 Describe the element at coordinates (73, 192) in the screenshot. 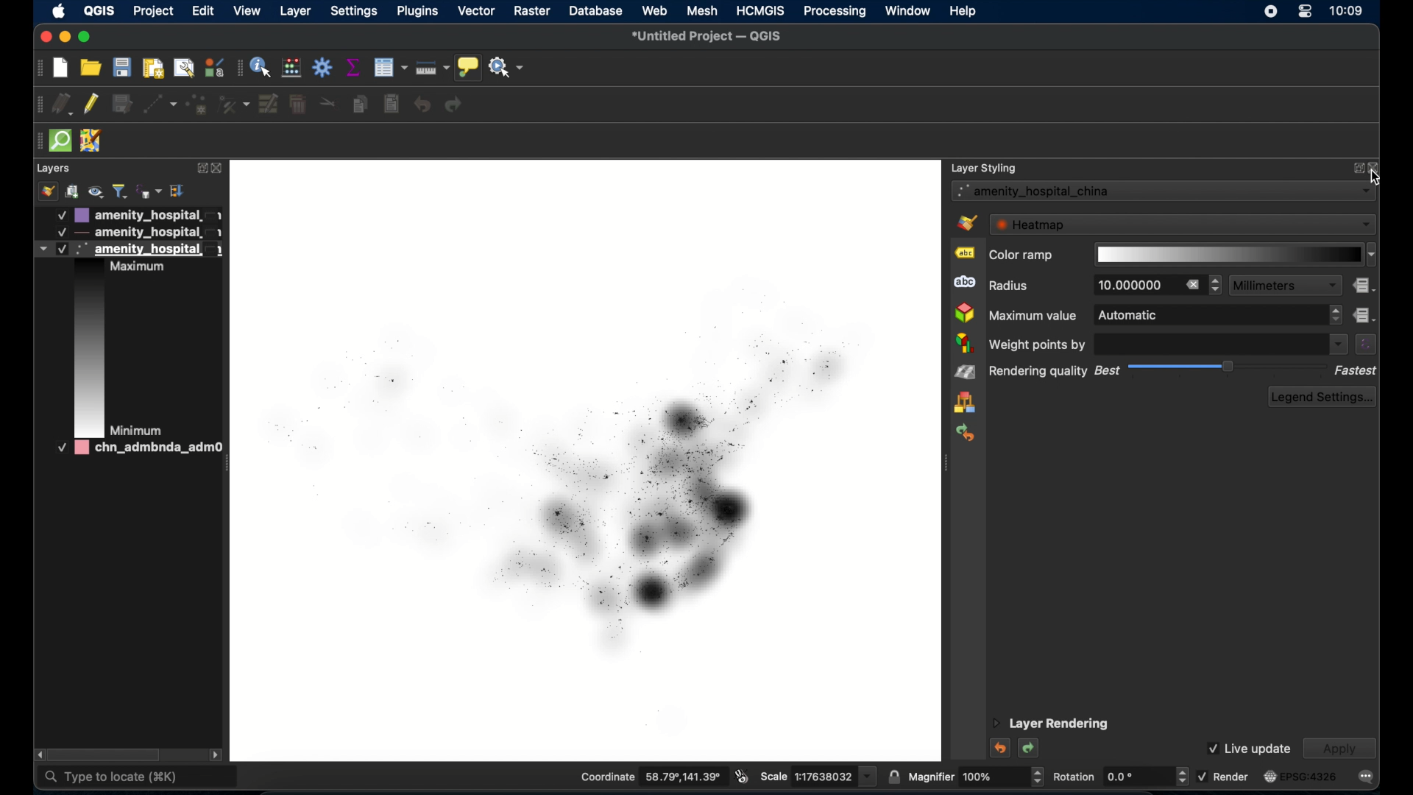

I see `add group` at that location.